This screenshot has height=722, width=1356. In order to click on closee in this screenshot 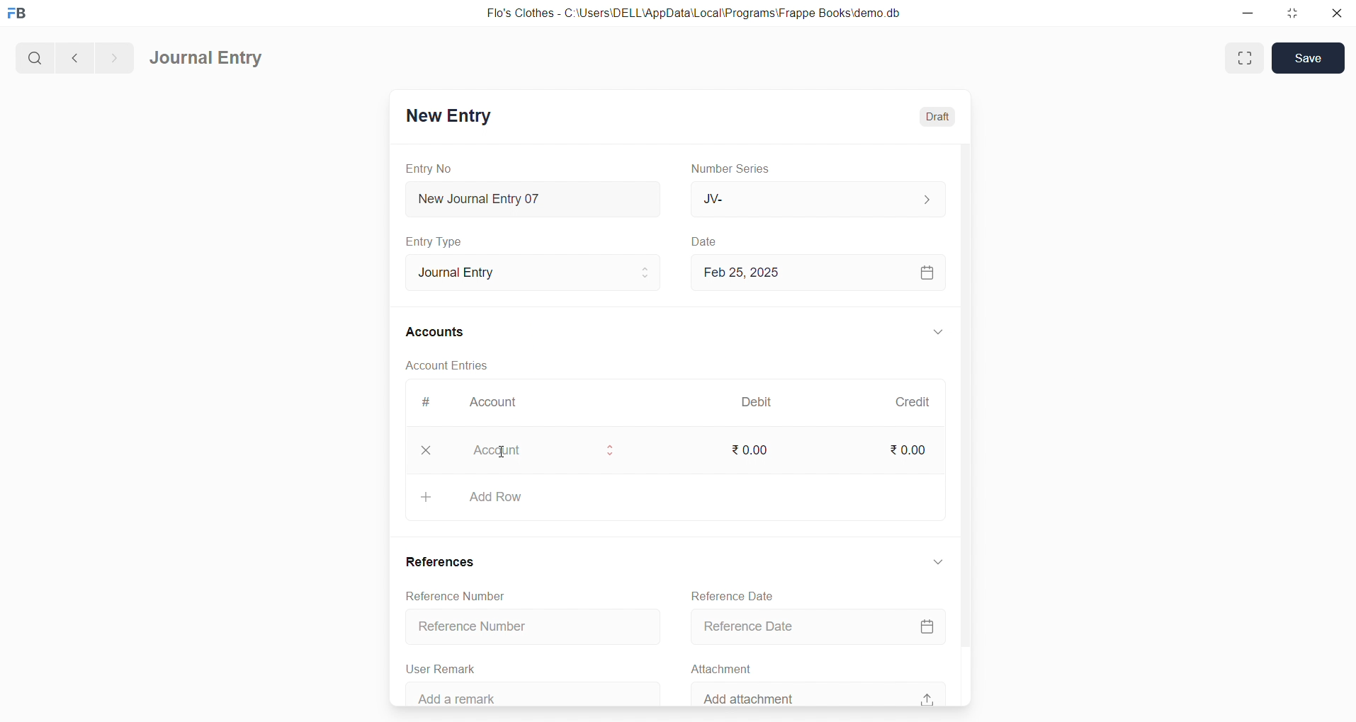, I will do `click(427, 451)`.